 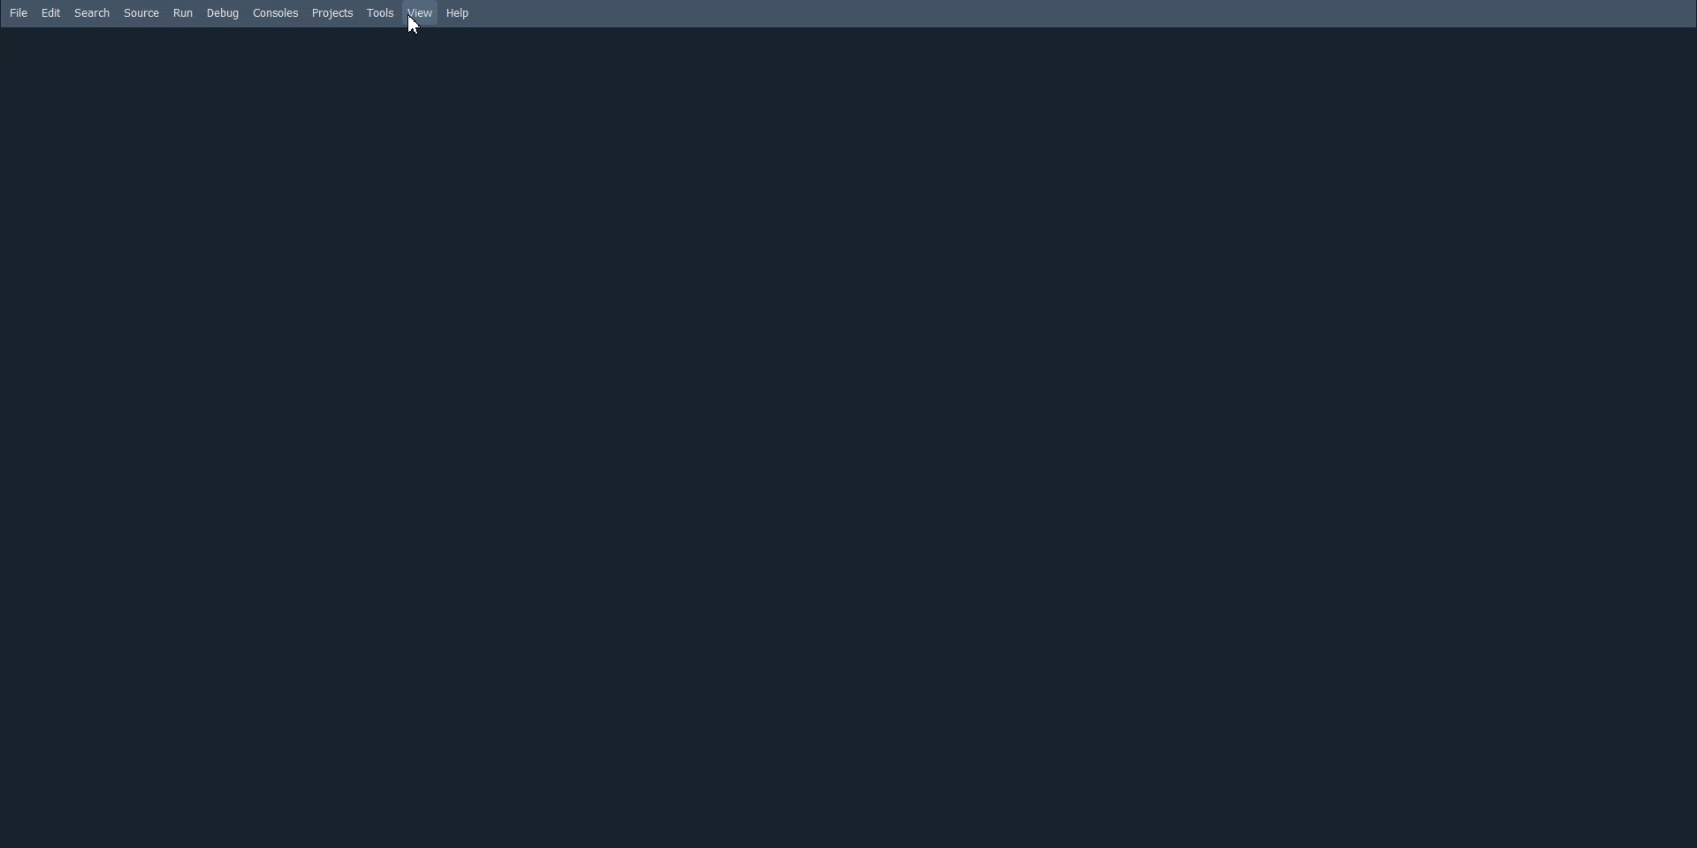 I want to click on Help, so click(x=460, y=14).